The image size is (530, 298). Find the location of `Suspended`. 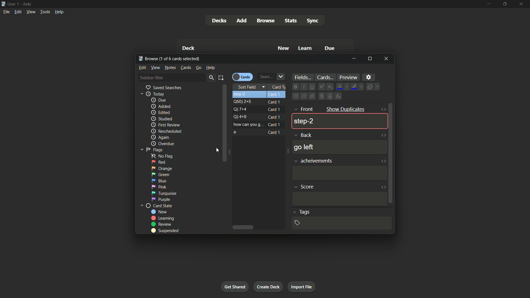

Suspended is located at coordinates (165, 231).